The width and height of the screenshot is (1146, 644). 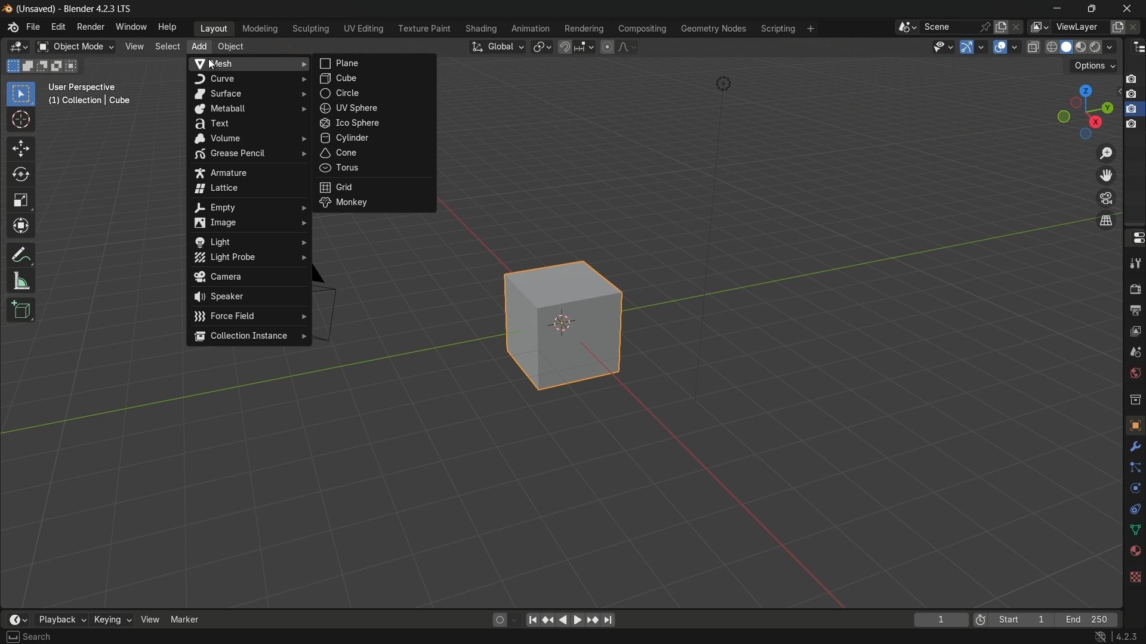 What do you see at coordinates (713, 29) in the screenshot?
I see `geometry nodes` at bounding box center [713, 29].